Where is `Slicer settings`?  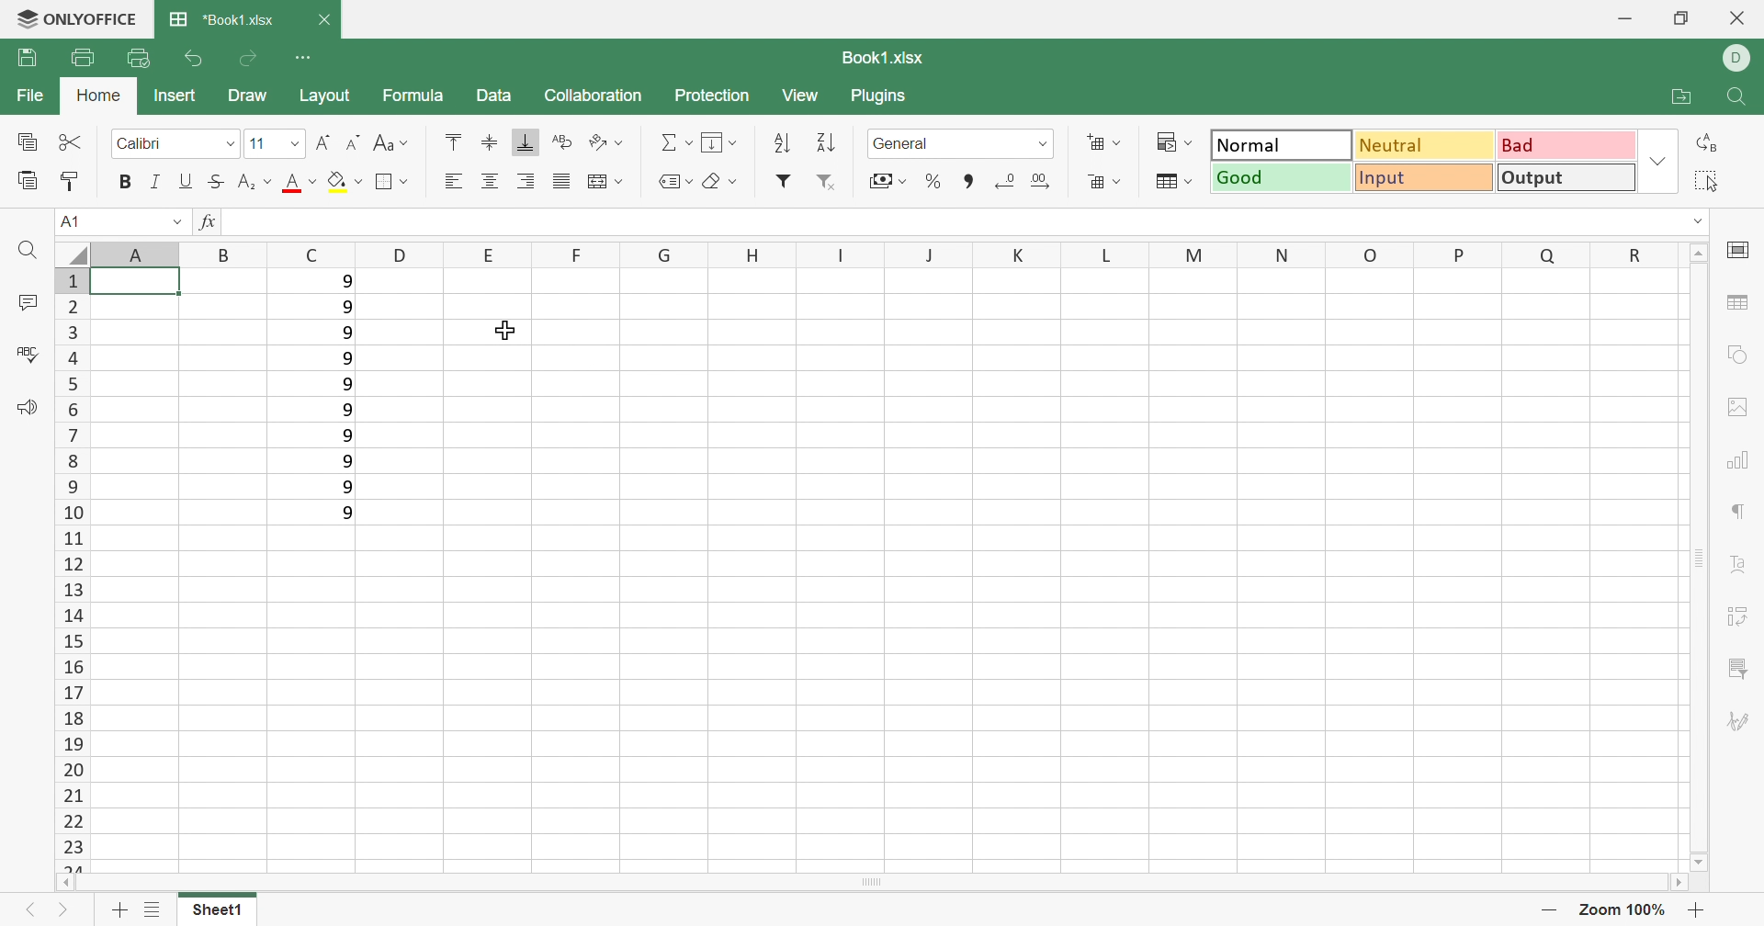
Slicer settings is located at coordinates (1739, 667).